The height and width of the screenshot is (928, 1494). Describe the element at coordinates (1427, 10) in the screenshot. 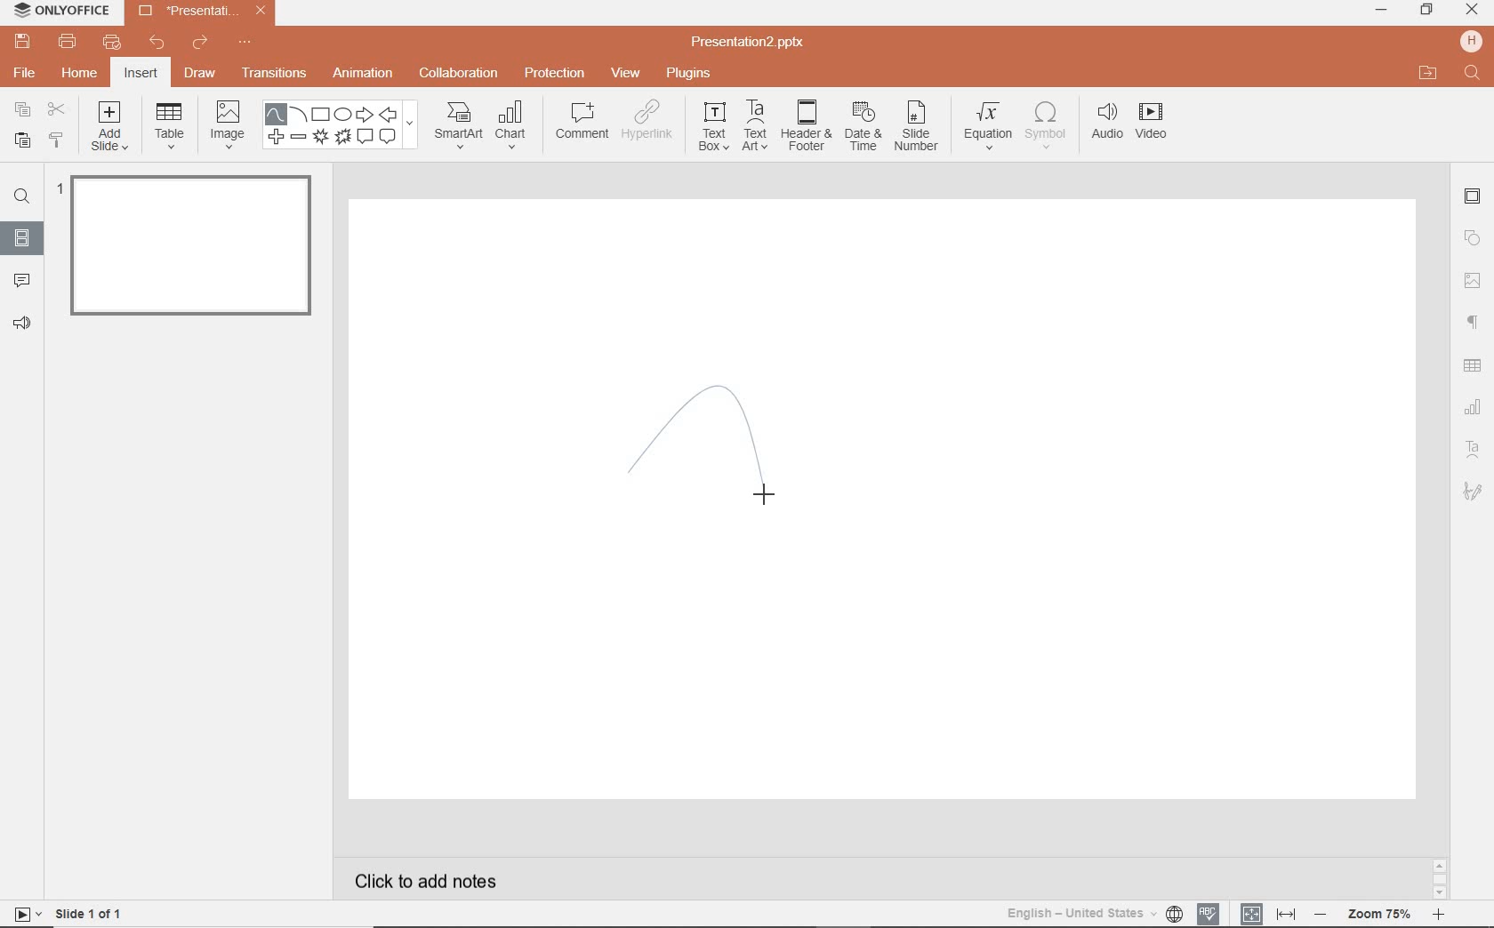

I see `RESTORE` at that location.